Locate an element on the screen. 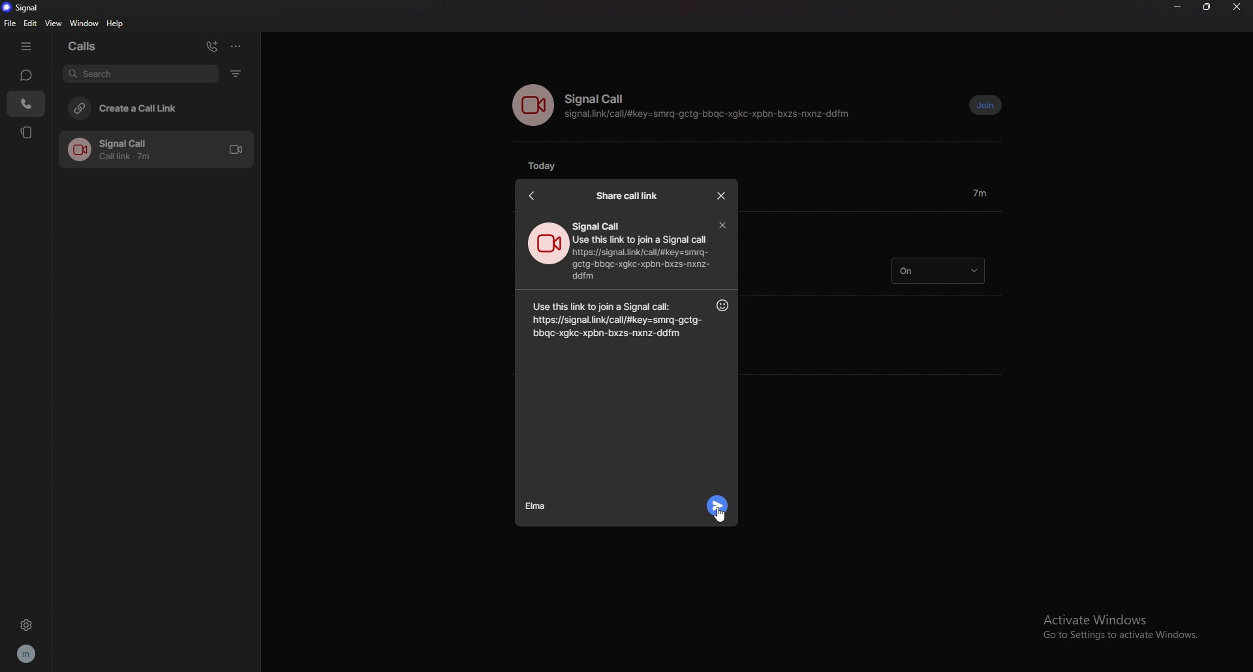 This screenshot has width=1253, height=672. close is located at coordinates (722, 197).